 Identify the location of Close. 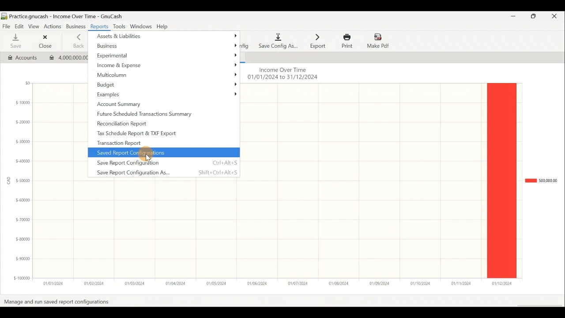
(43, 42).